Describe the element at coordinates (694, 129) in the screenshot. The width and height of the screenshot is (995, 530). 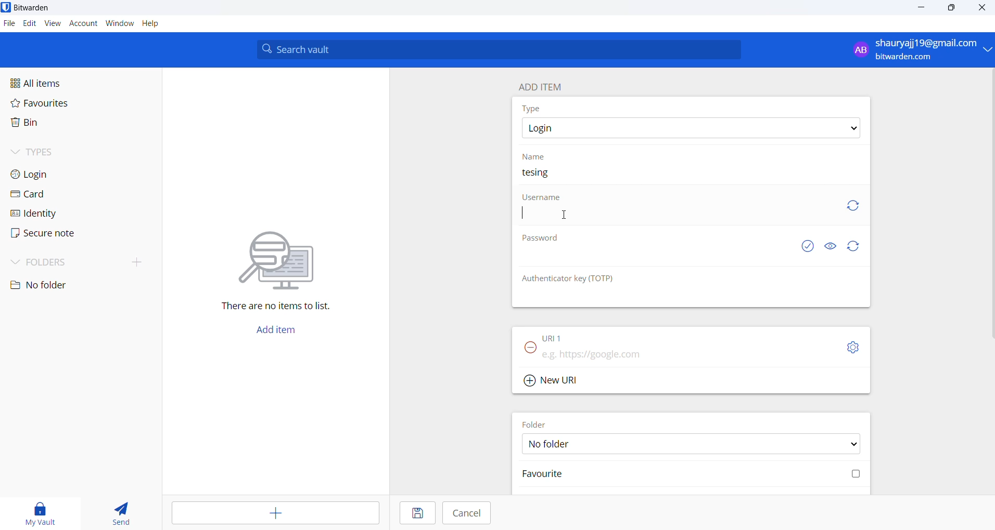
I see `type options` at that location.